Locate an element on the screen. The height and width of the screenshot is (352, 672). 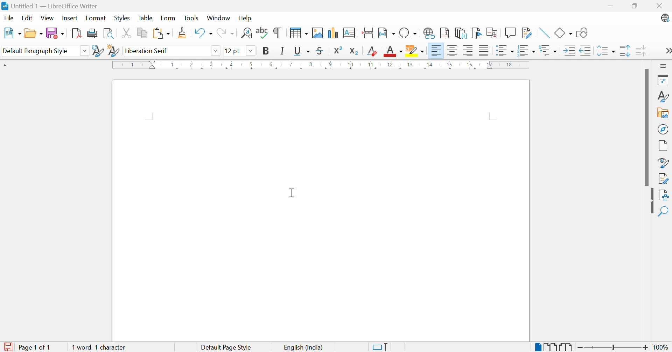
Show draw functions is located at coordinates (584, 33).